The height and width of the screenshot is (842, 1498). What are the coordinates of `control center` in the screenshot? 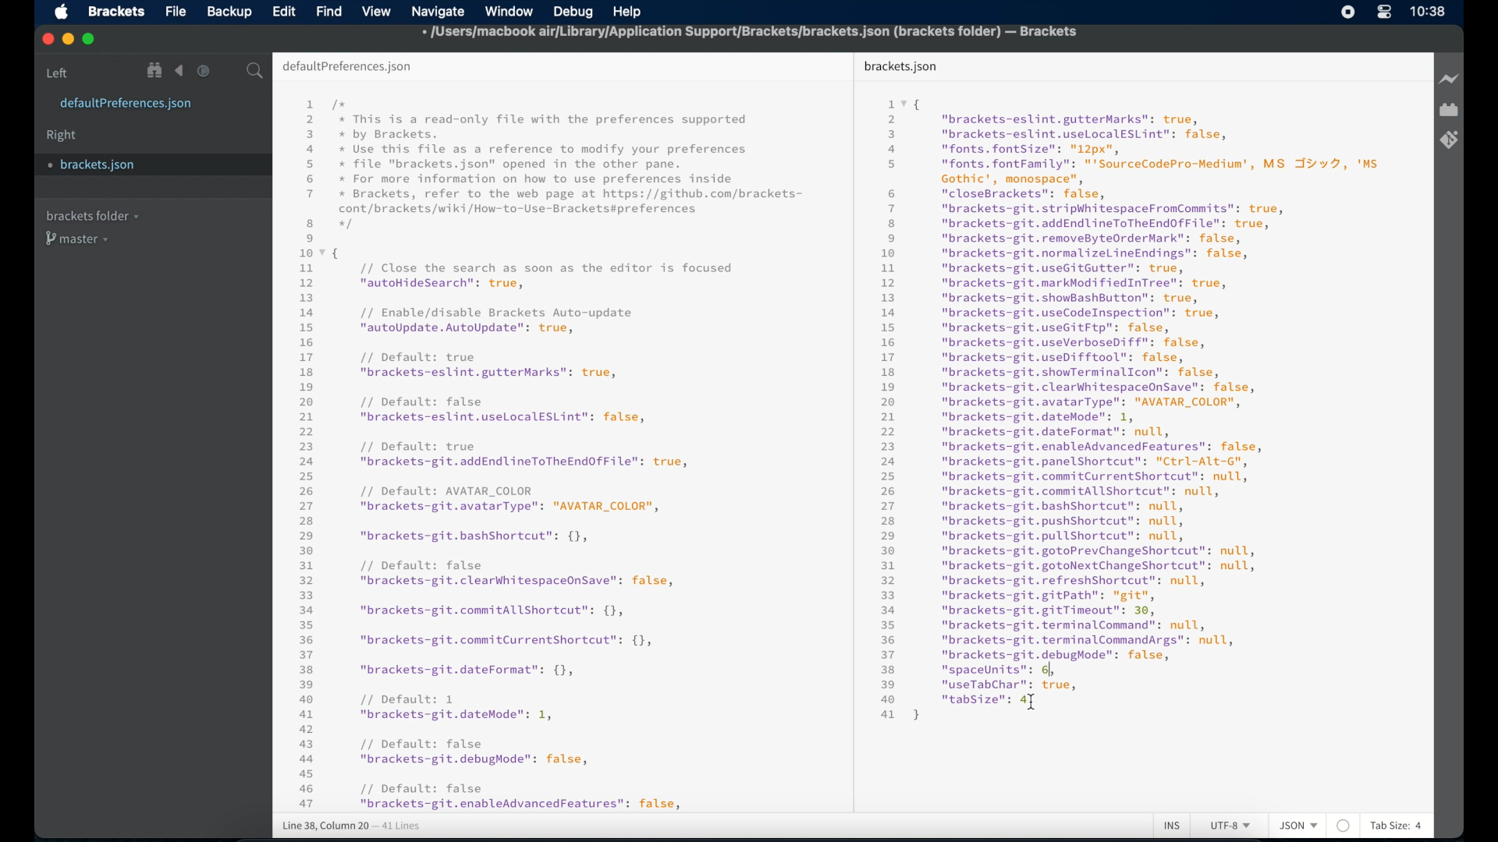 It's located at (1383, 12).